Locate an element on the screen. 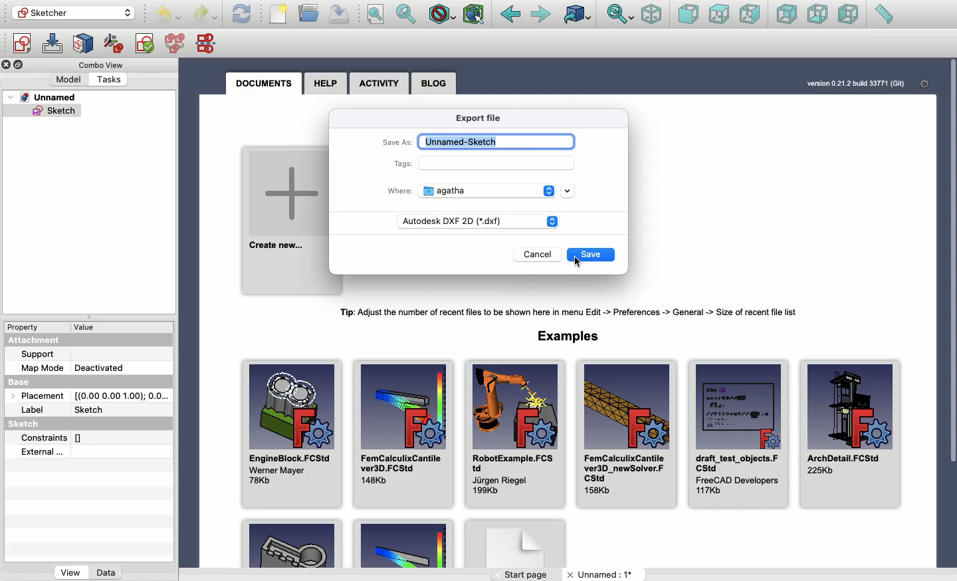 Image resolution: width=957 pixels, height=581 pixels. Unnamed: 1* is located at coordinates (599, 575).